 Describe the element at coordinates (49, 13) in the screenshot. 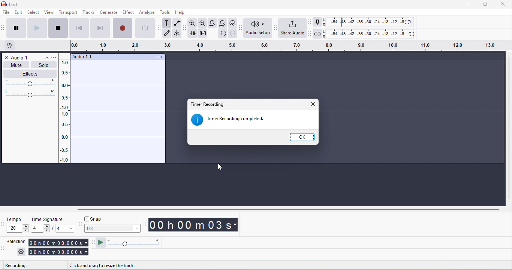

I see `view` at that location.